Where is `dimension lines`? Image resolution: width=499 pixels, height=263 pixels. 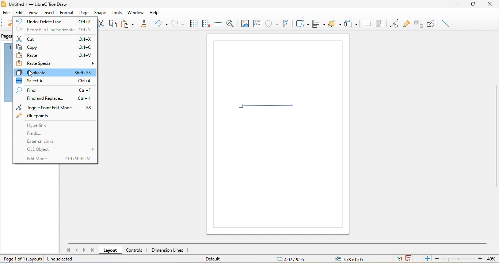
dimension lines is located at coordinates (171, 250).